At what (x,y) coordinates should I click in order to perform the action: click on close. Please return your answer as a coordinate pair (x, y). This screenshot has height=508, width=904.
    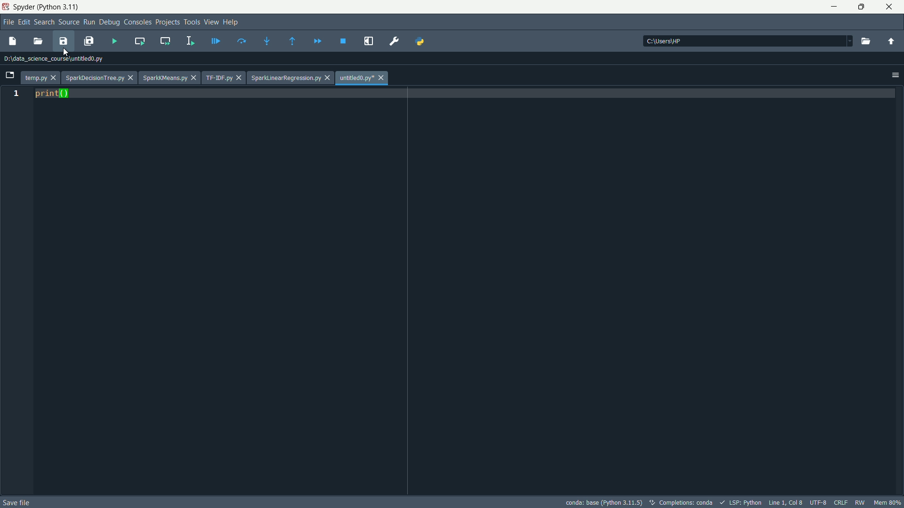
    Looking at the image, I should click on (56, 78).